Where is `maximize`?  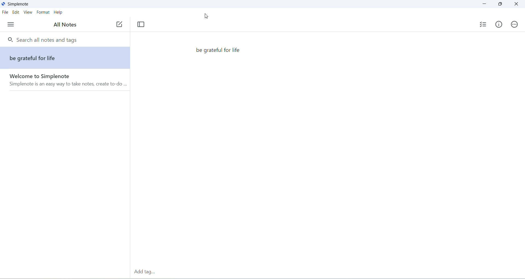
maximize is located at coordinates (501, 5).